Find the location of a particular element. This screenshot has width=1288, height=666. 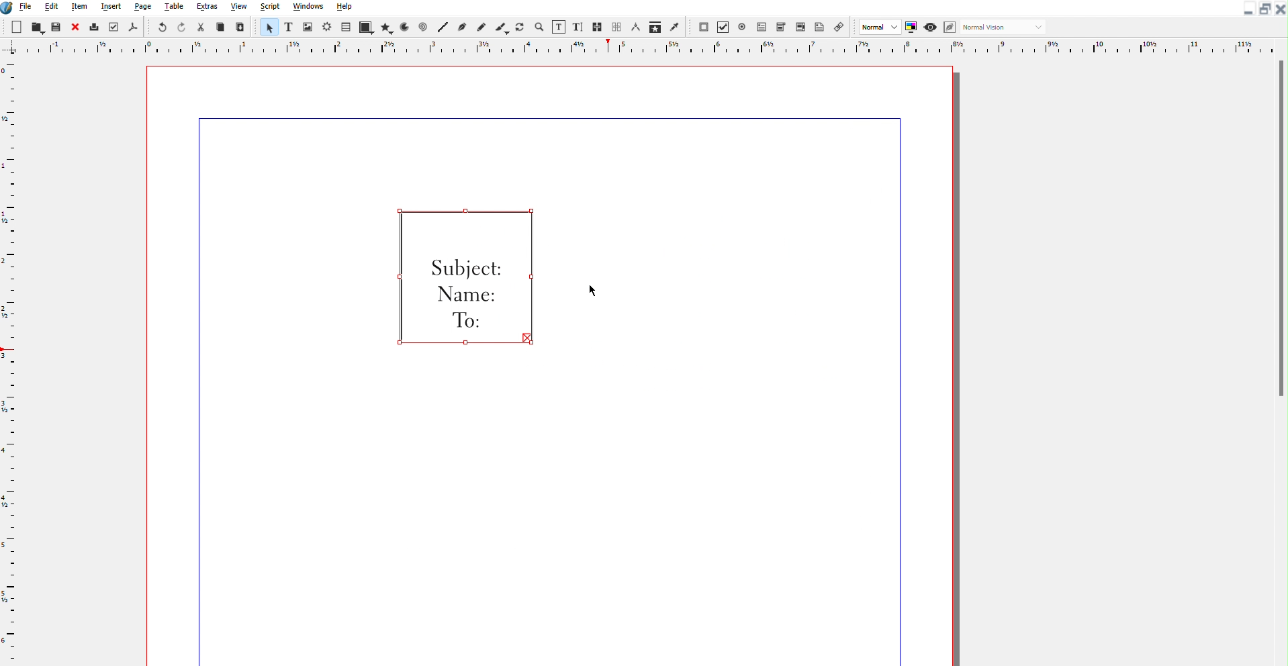

Bezier Curve is located at coordinates (462, 26).